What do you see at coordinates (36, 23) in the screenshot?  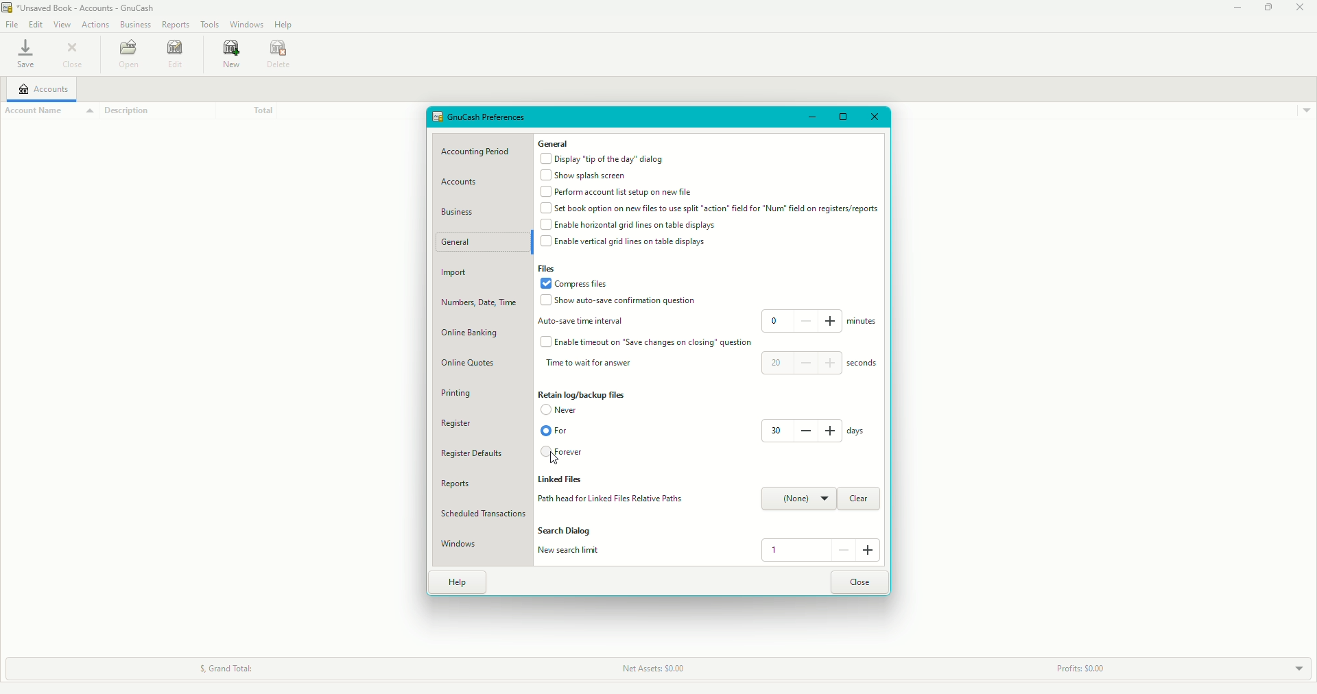 I see `Edit` at bounding box center [36, 23].